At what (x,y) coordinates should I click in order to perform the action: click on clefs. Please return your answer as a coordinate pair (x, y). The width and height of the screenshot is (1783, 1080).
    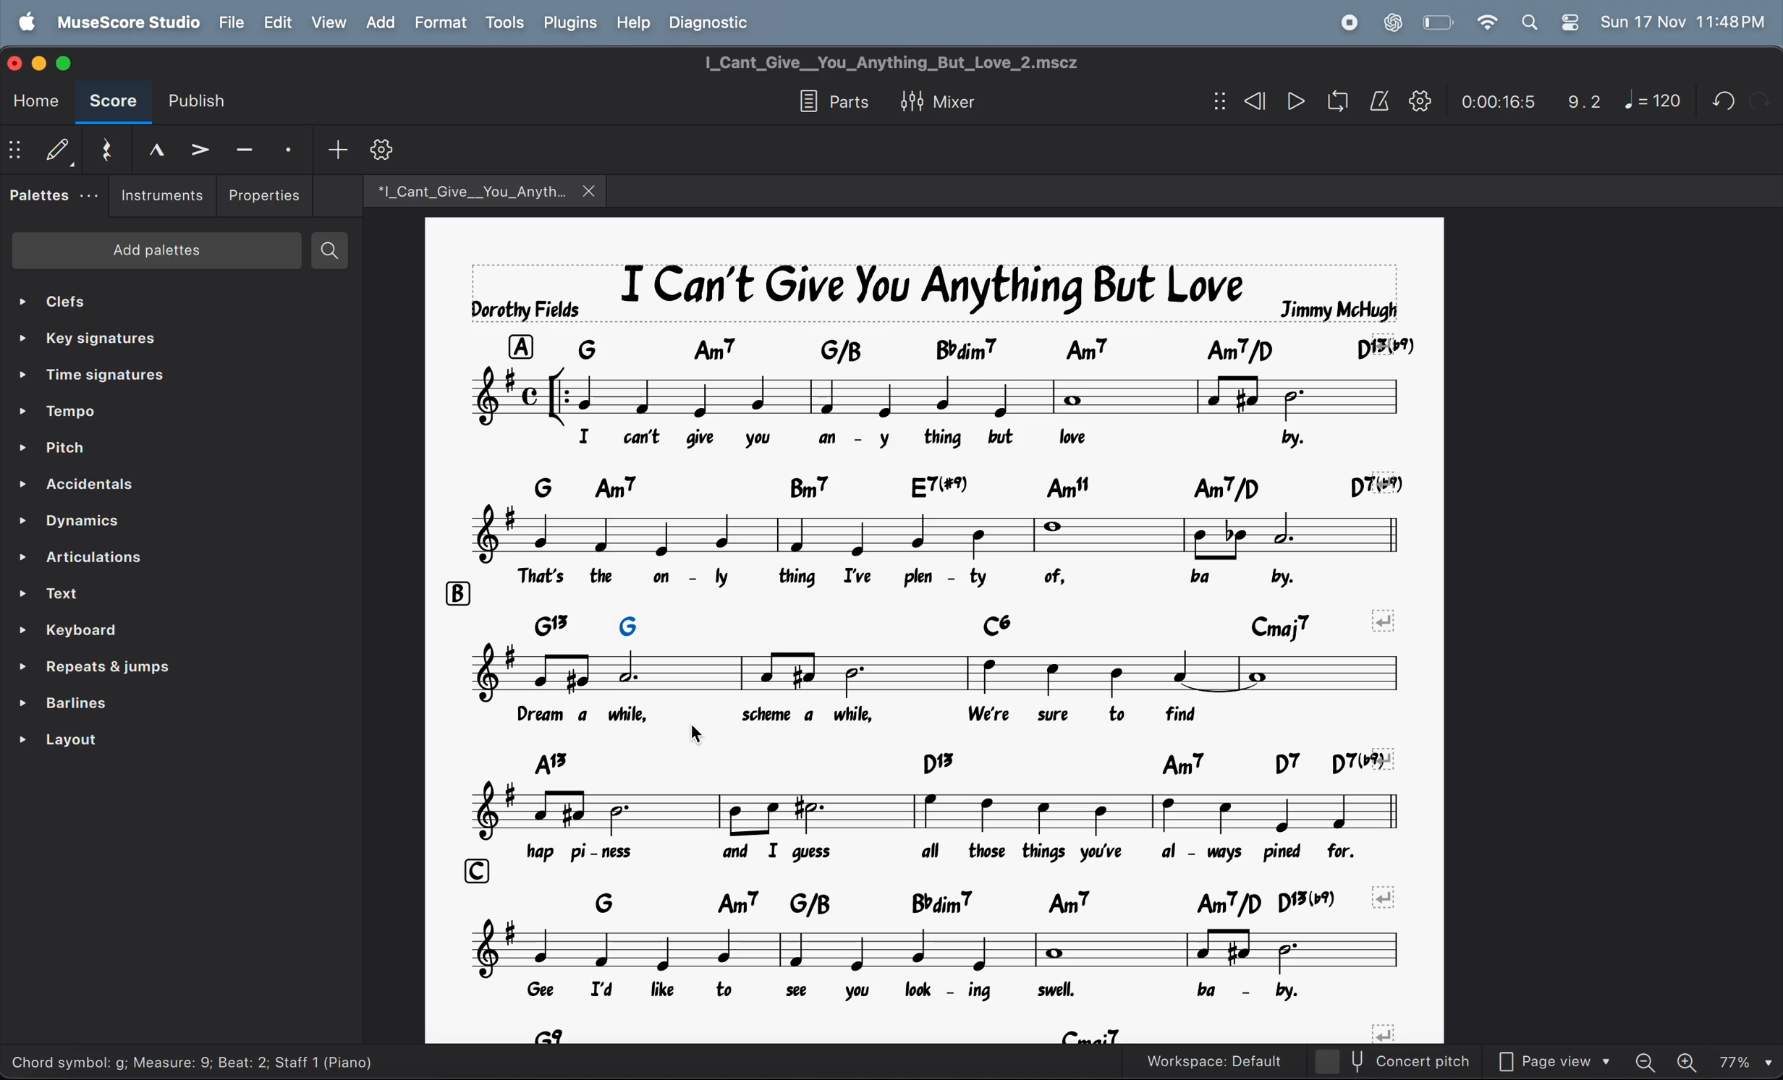
    Looking at the image, I should click on (160, 301).